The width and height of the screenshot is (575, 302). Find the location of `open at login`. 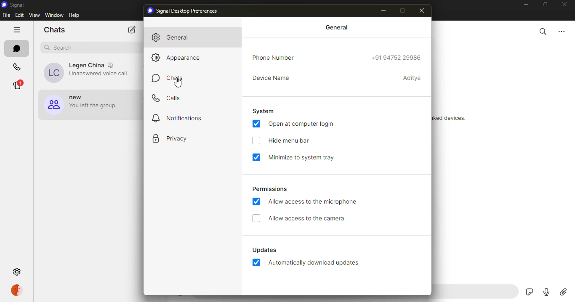

open at login is located at coordinates (300, 123).